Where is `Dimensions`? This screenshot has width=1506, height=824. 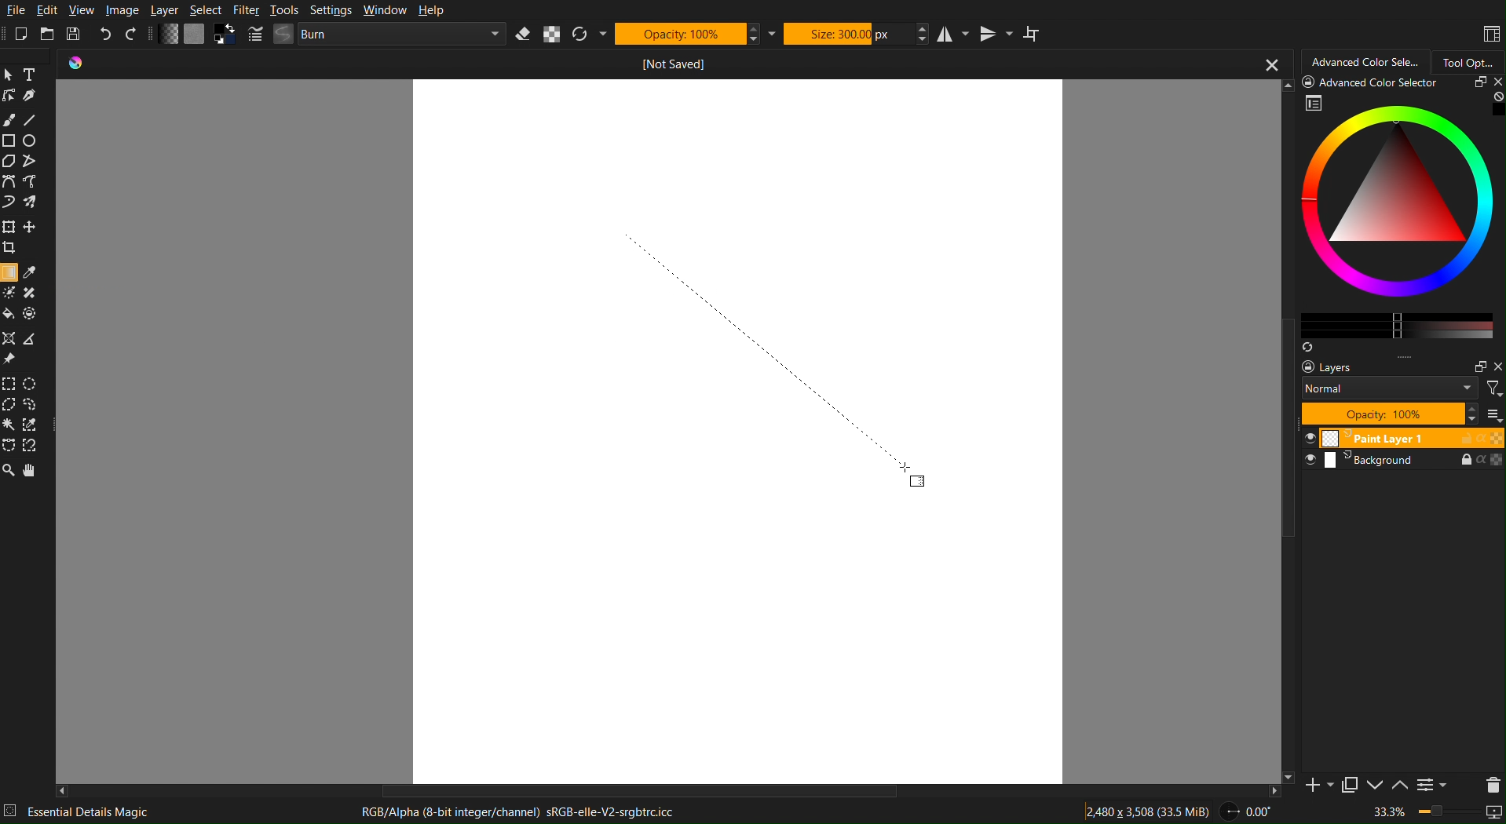
Dimensions is located at coordinates (1150, 811).